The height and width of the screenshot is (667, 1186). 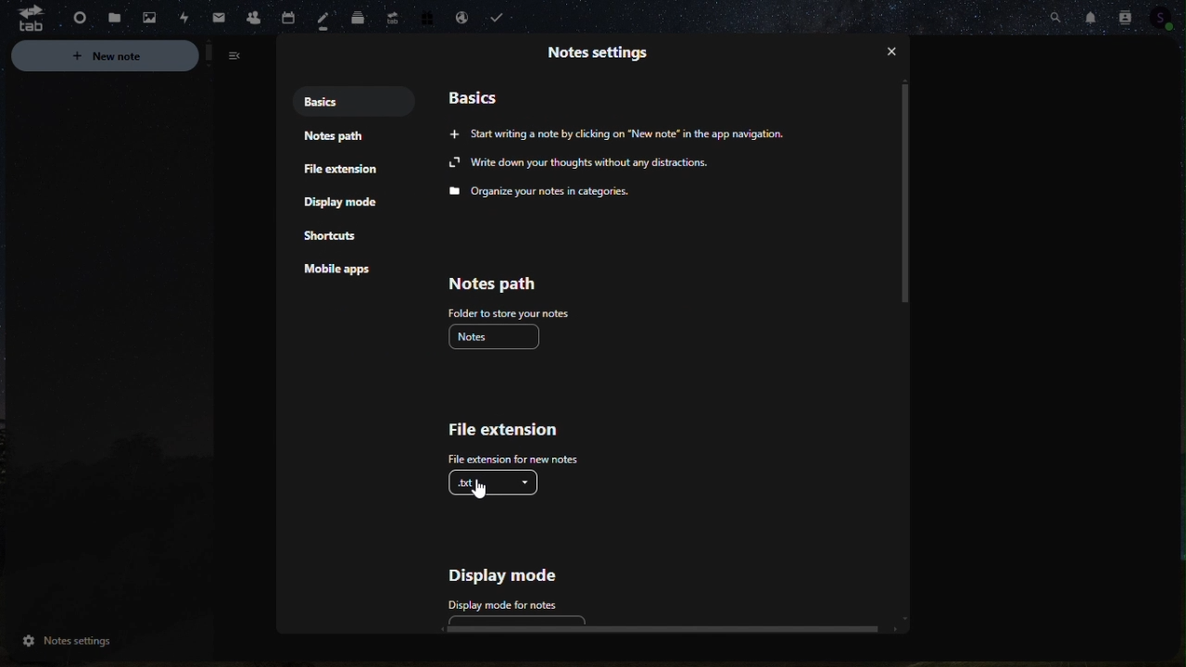 What do you see at coordinates (329, 20) in the screenshot?
I see `Notes` at bounding box center [329, 20].